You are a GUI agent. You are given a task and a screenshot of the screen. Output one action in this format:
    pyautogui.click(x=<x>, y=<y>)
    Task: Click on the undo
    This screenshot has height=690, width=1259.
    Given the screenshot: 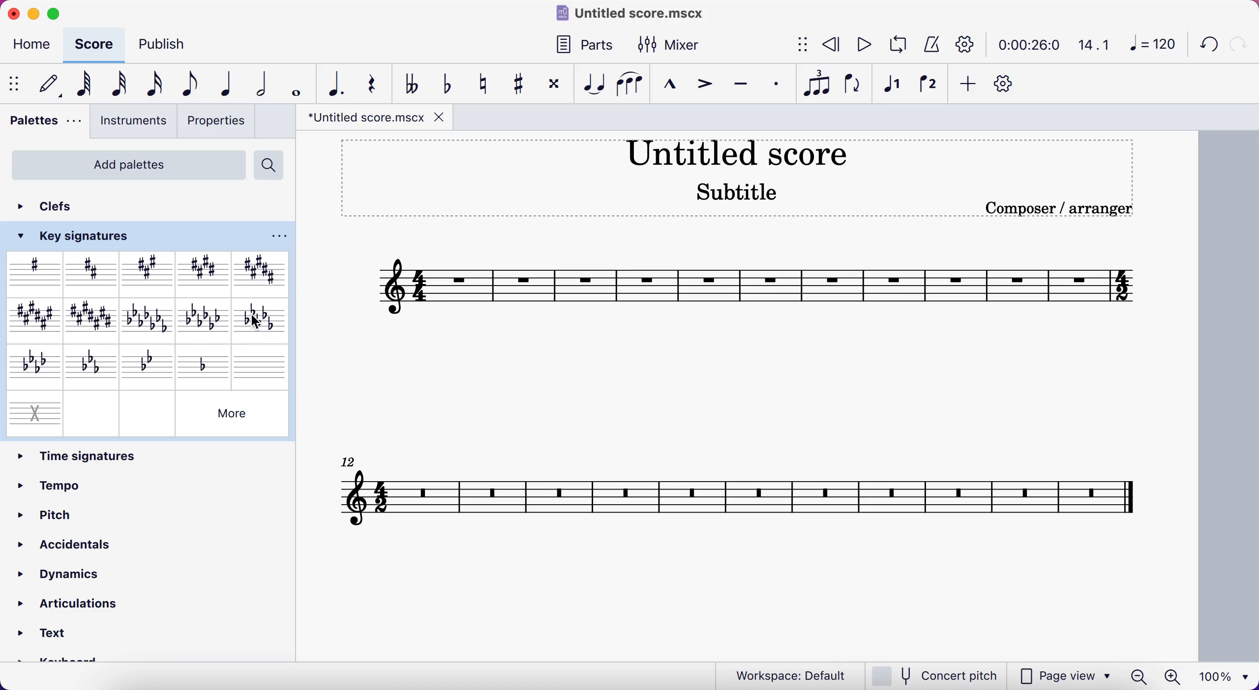 What is the action you would take?
    pyautogui.click(x=1205, y=46)
    